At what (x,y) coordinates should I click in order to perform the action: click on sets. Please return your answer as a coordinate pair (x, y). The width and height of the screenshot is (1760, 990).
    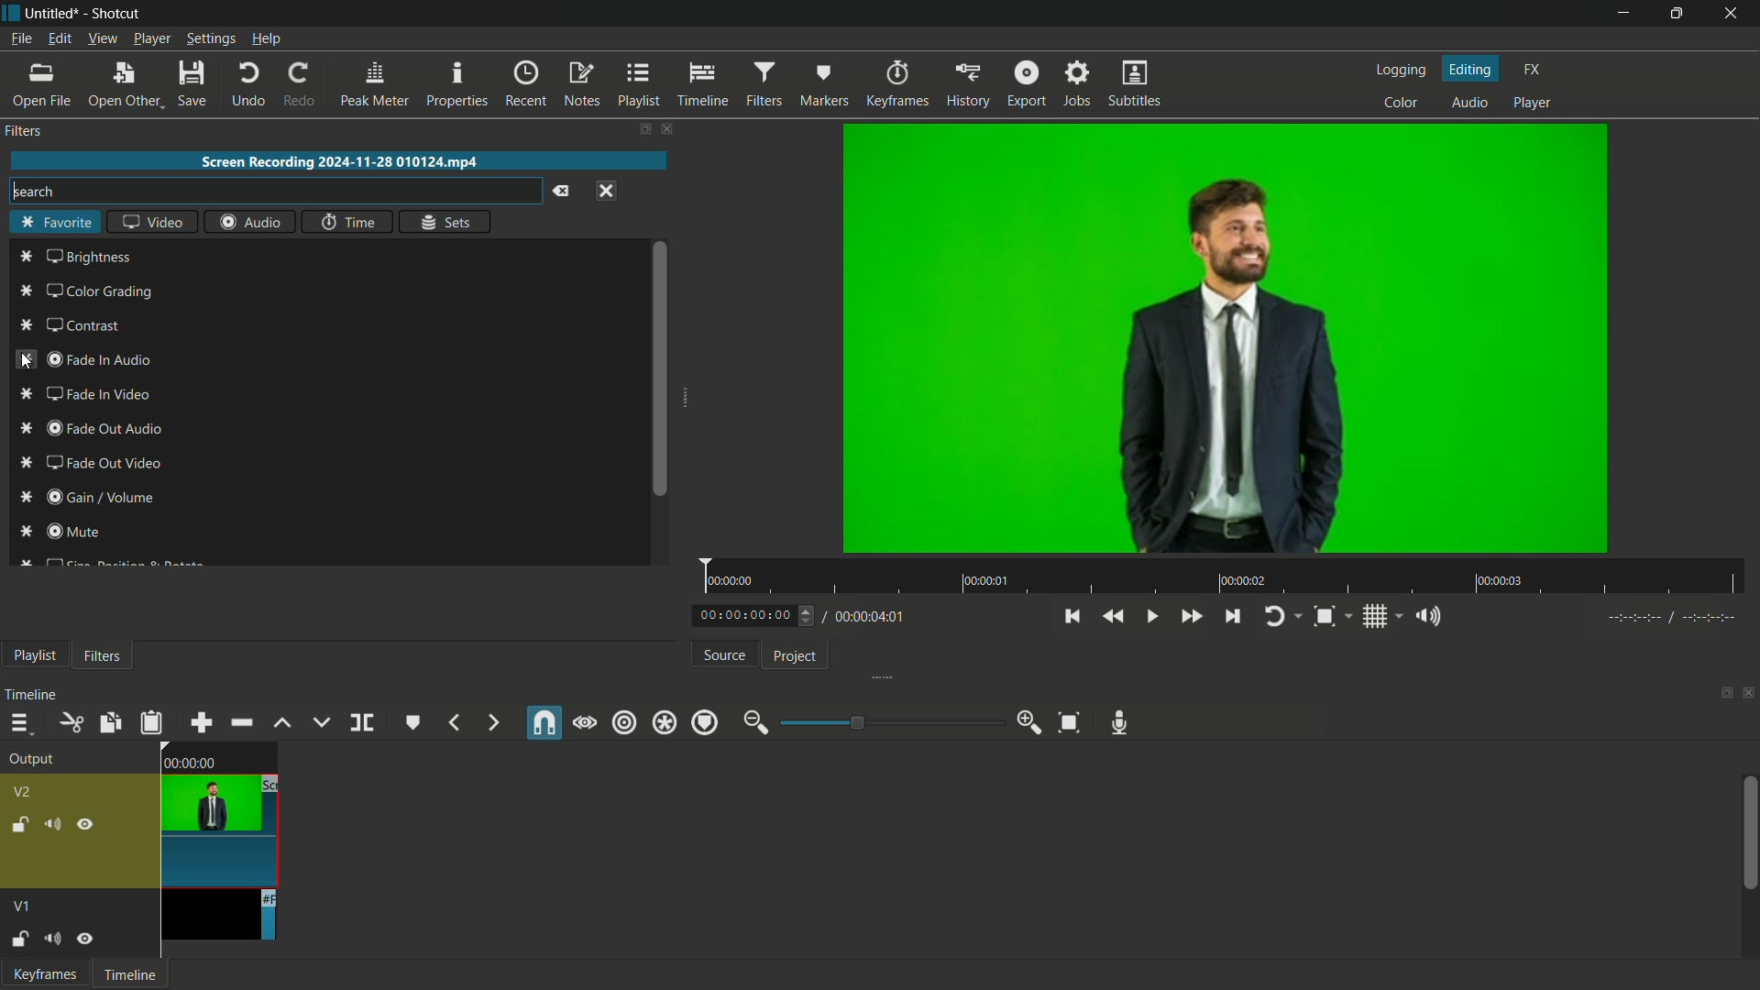
    Looking at the image, I should click on (445, 221).